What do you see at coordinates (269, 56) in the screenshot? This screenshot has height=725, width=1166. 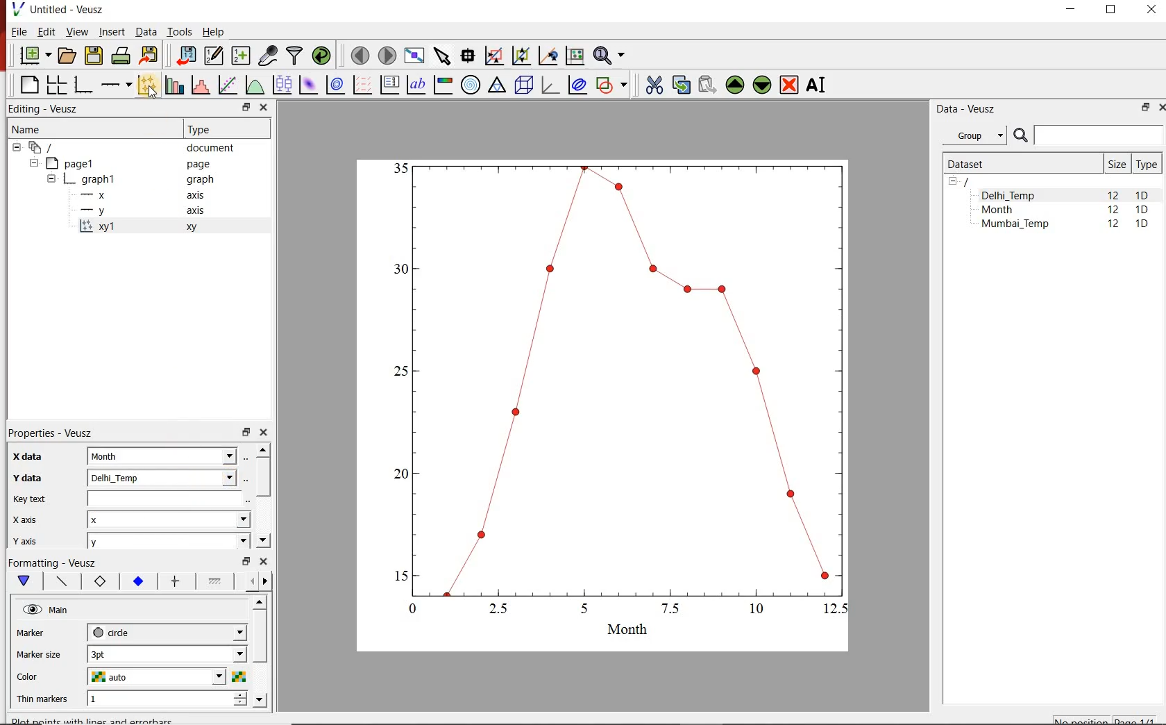 I see `capture remote data` at bounding box center [269, 56].